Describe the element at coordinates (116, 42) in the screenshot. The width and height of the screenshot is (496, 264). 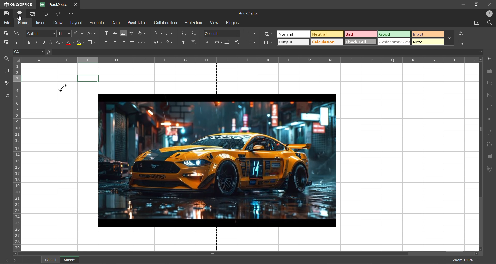
I see `align center` at that location.